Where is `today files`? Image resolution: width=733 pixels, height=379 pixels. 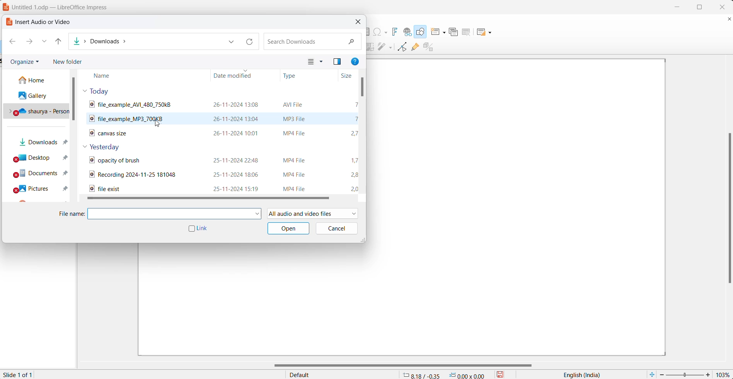 today files is located at coordinates (106, 90).